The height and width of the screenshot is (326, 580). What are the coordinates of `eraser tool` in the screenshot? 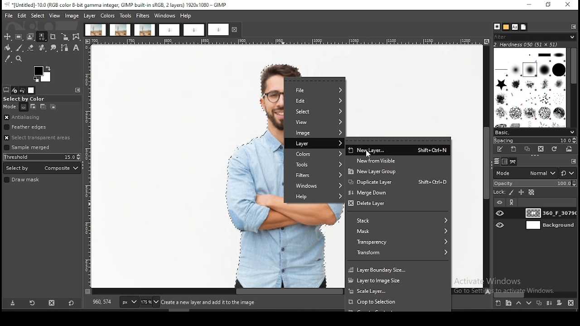 It's located at (31, 48).